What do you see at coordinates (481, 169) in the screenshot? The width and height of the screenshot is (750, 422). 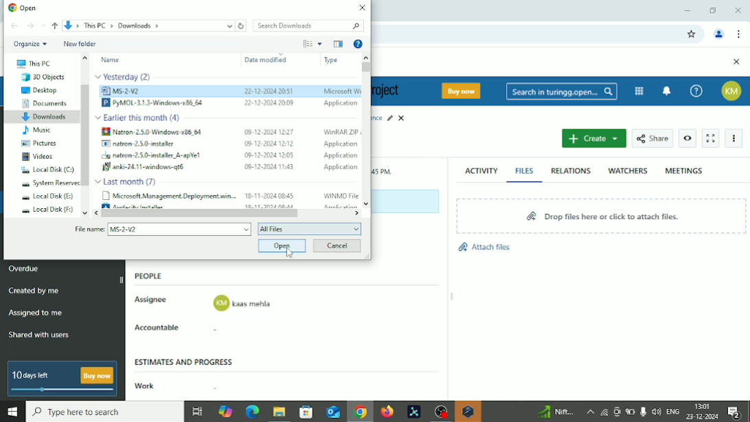 I see `Activity` at bounding box center [481, 169].